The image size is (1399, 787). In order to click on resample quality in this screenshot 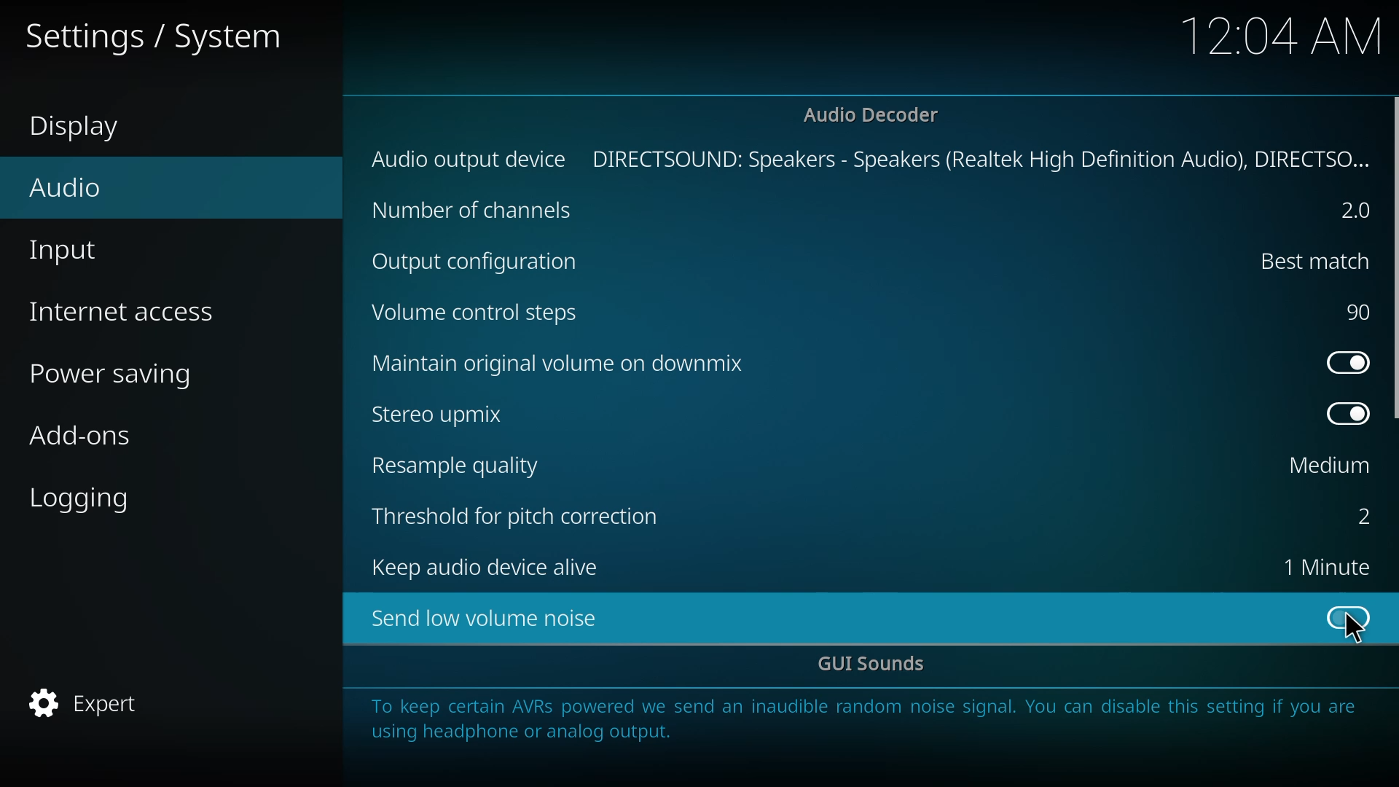, I will do `click(466, 463)`.